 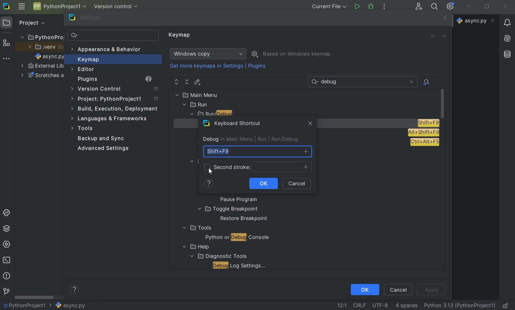 I want to click on scratches and consoles, so click(x=43, y=76).